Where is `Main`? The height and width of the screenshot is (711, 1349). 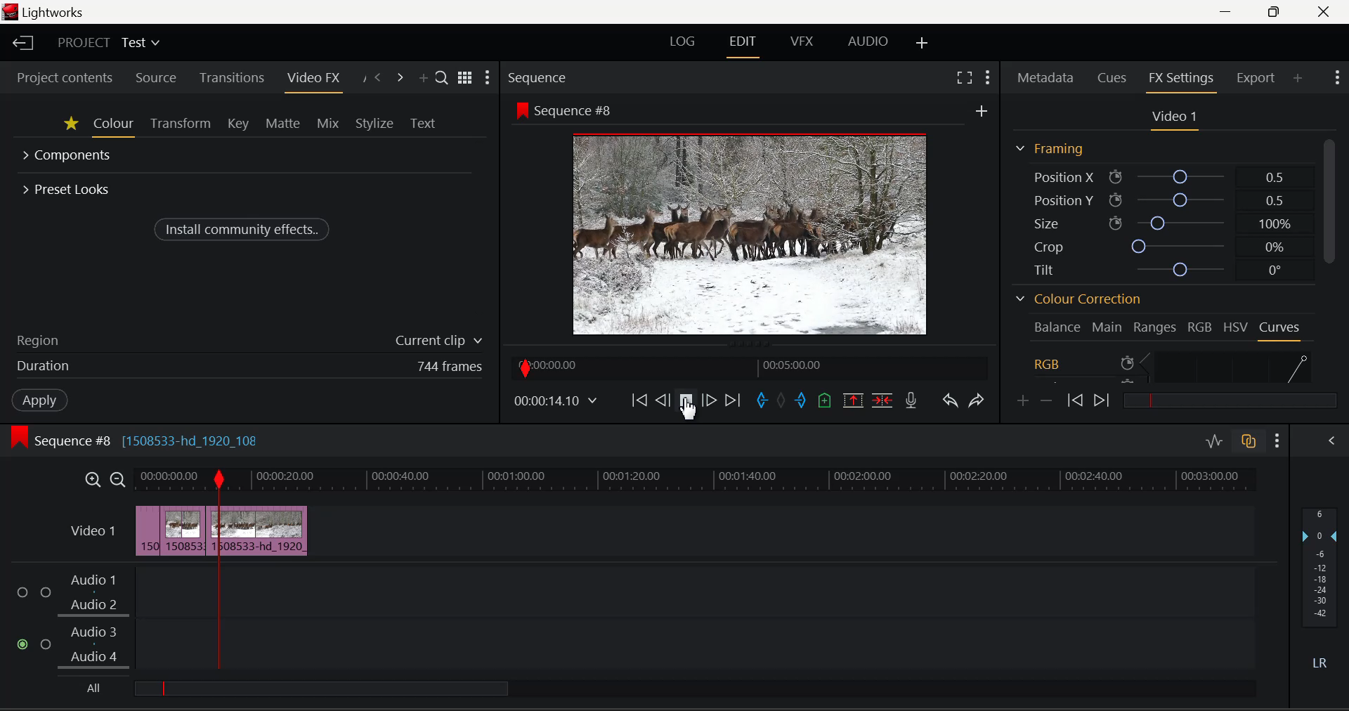 Main is located at coordinates (1107, 326).